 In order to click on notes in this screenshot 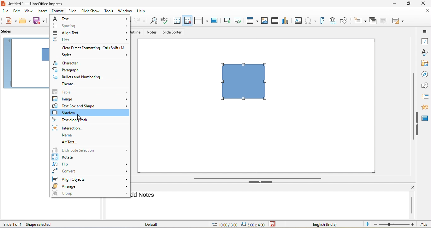, I will do `click(152, 33)`.